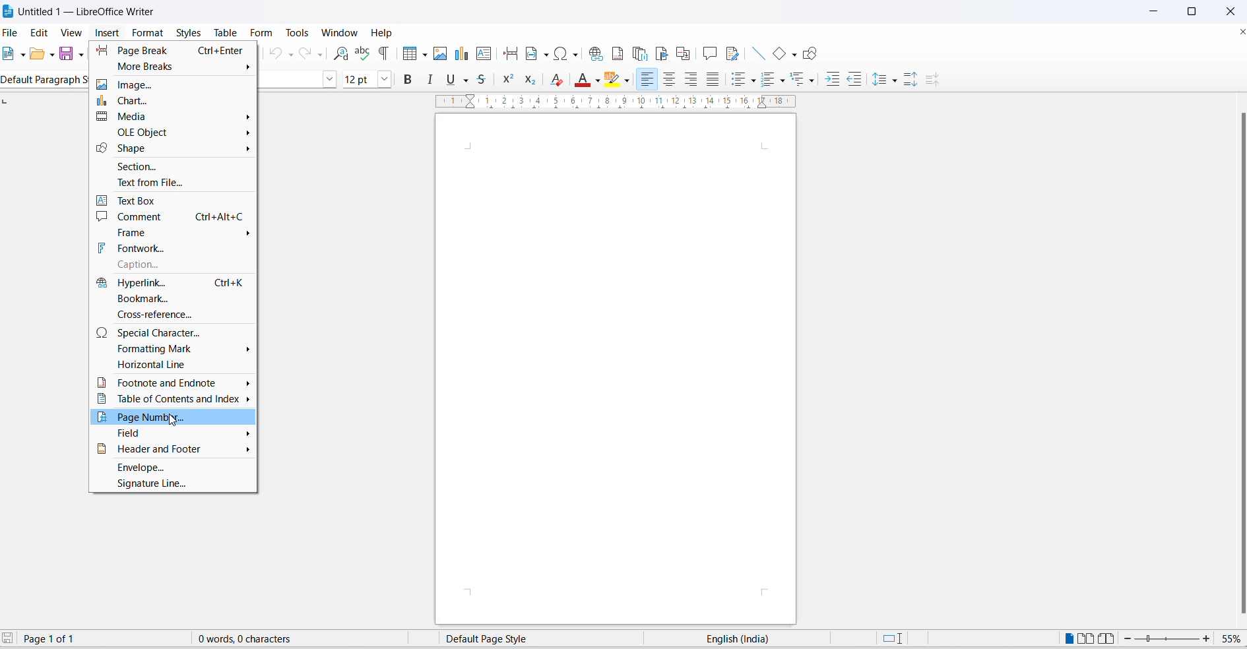 The image size is (1247, 649). Describe the element at coordinates (466, 80) in the screenshot. I see `underline options` at that location.